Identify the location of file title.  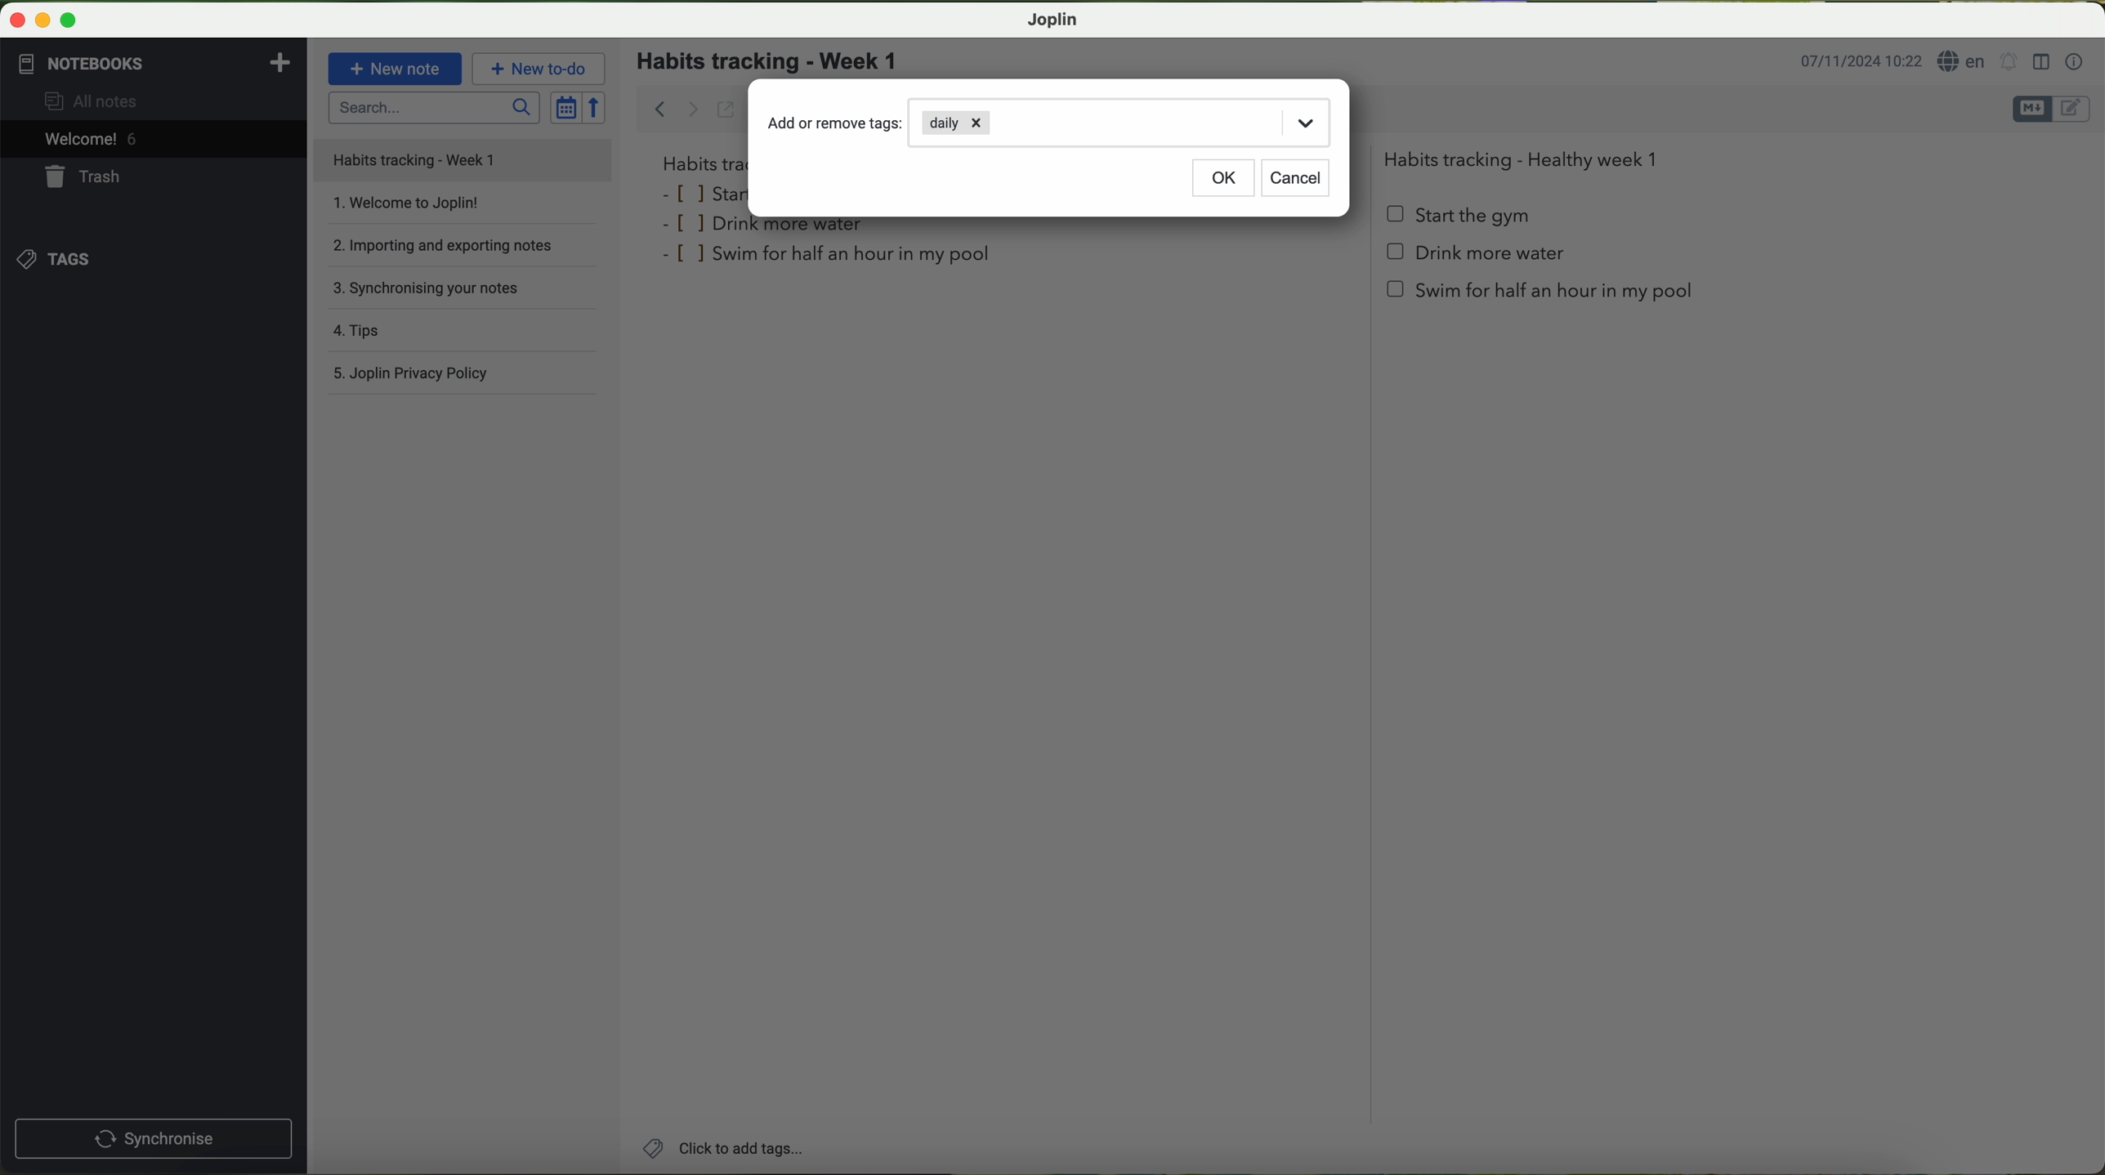
(463, 160).